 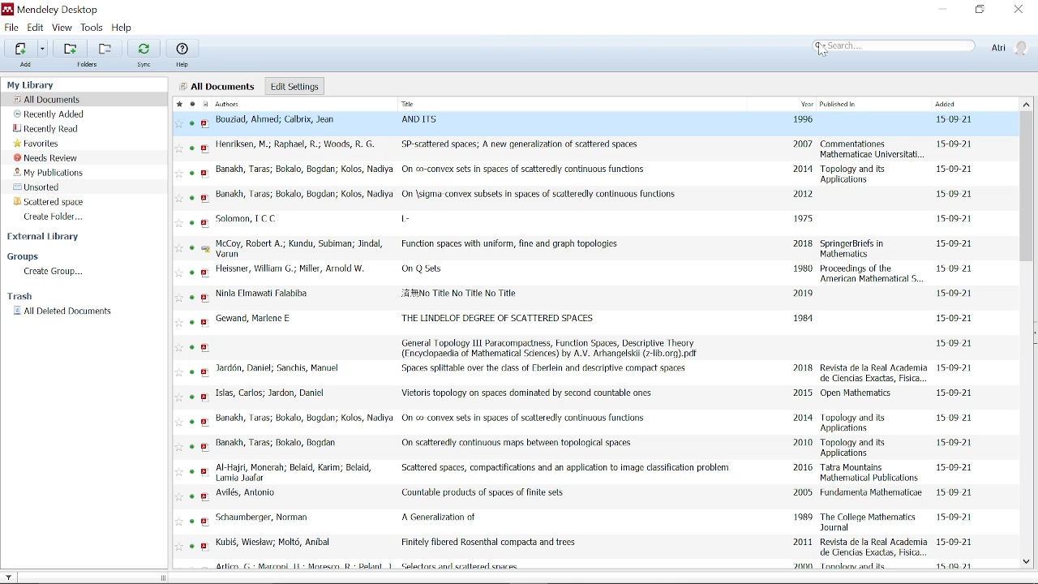 What do you see at coordinates (590, 273) in the screenshot?
I see `Heissner, William G.; Miller, Arnold W. On Q Sets 1980 Proceedings of the American Mathematical S. 15-09-21` at bounding box center [590, 273].